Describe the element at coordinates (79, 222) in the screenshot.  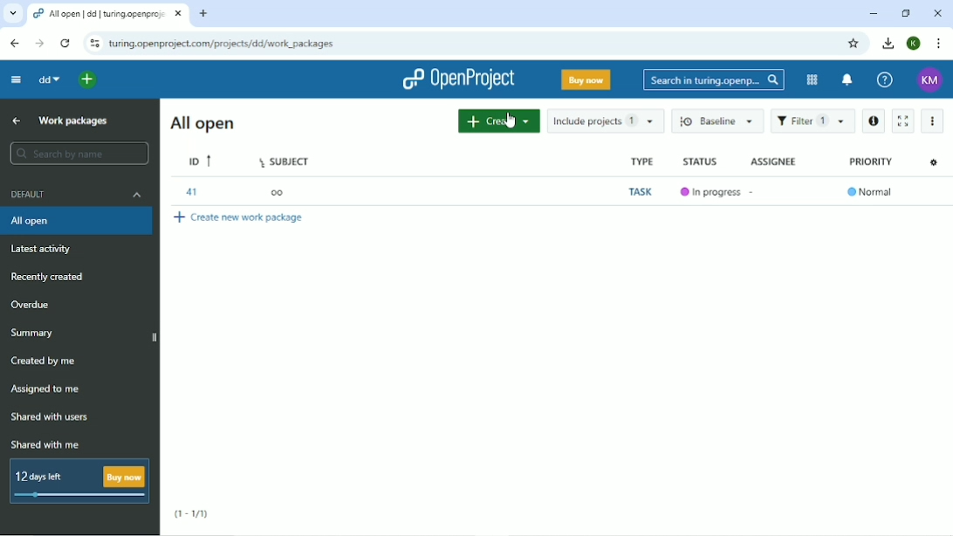
I see `All open` at that location.